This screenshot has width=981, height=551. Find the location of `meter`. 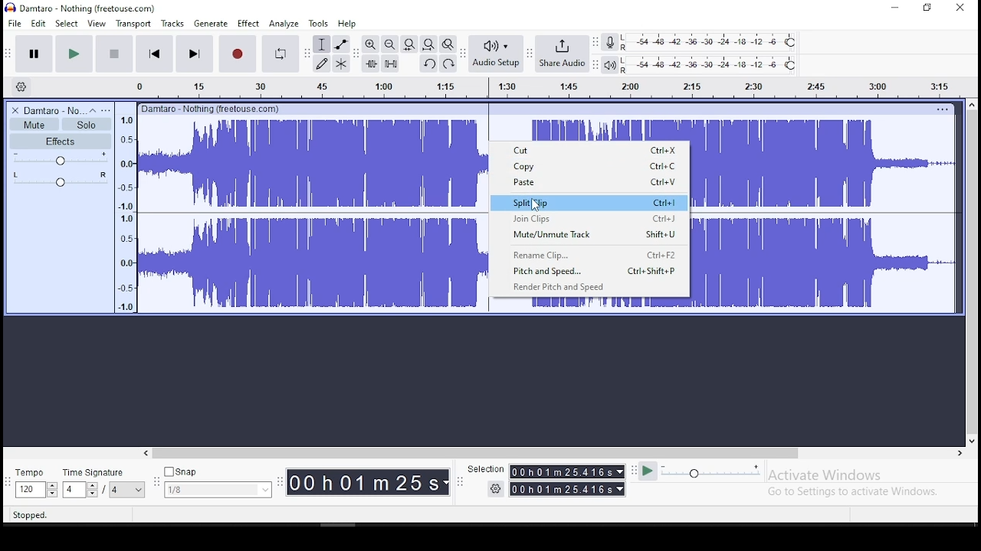

meter is located at coordinates (126, 214).